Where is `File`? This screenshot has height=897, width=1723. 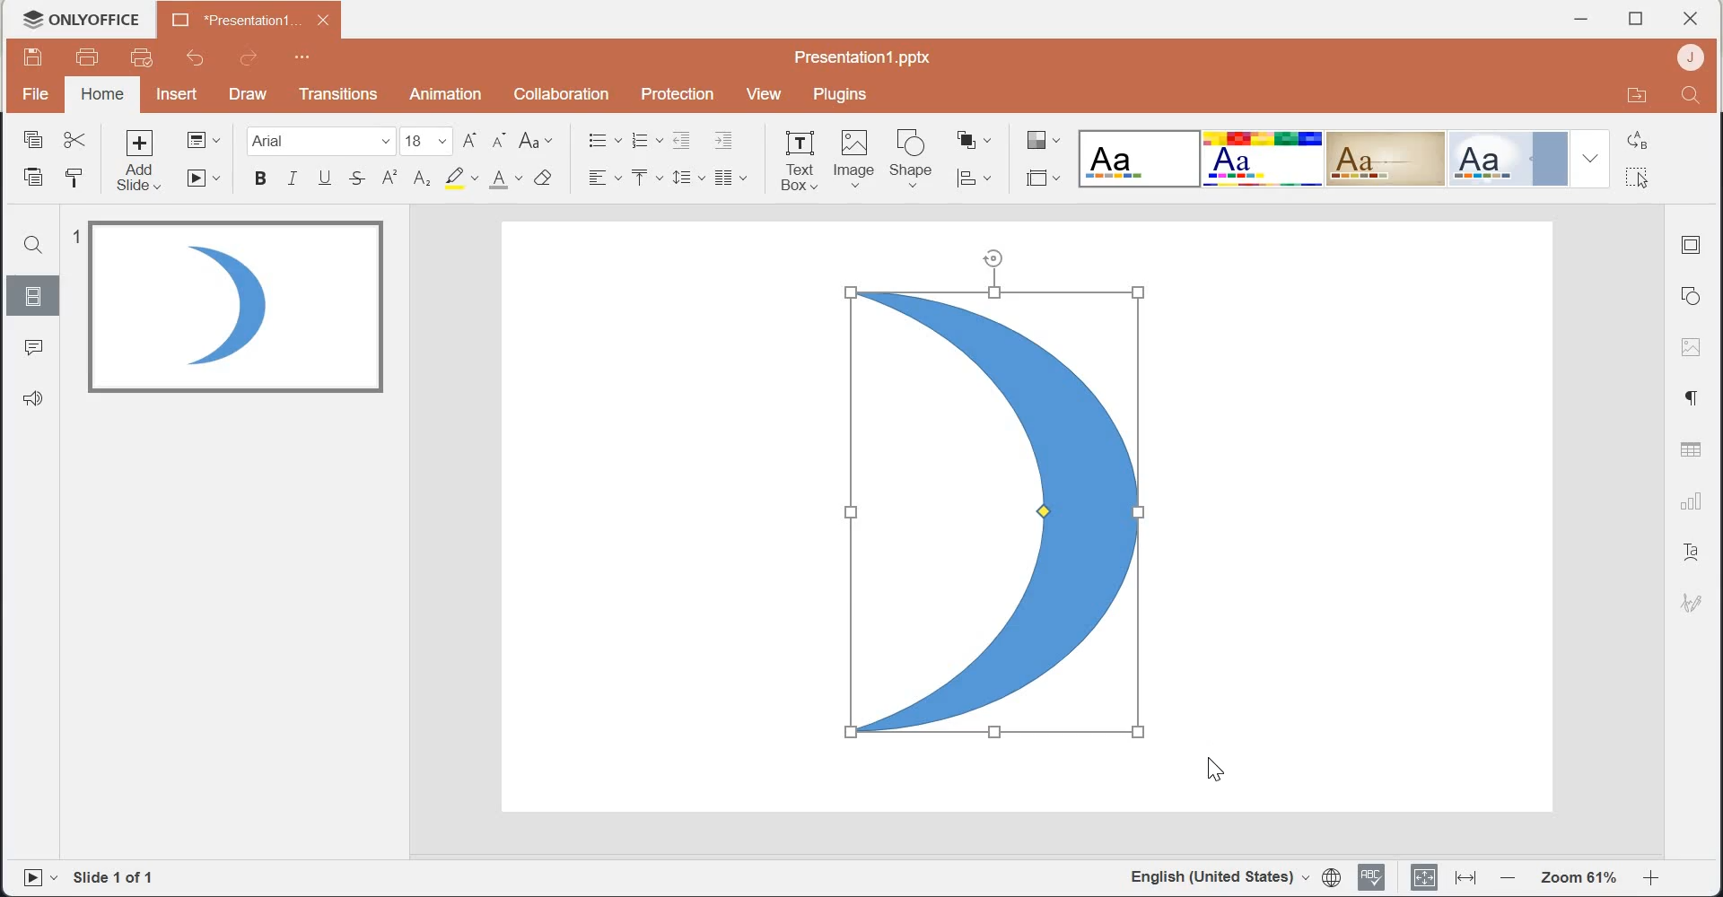
File is located at coordinates (38, 92).